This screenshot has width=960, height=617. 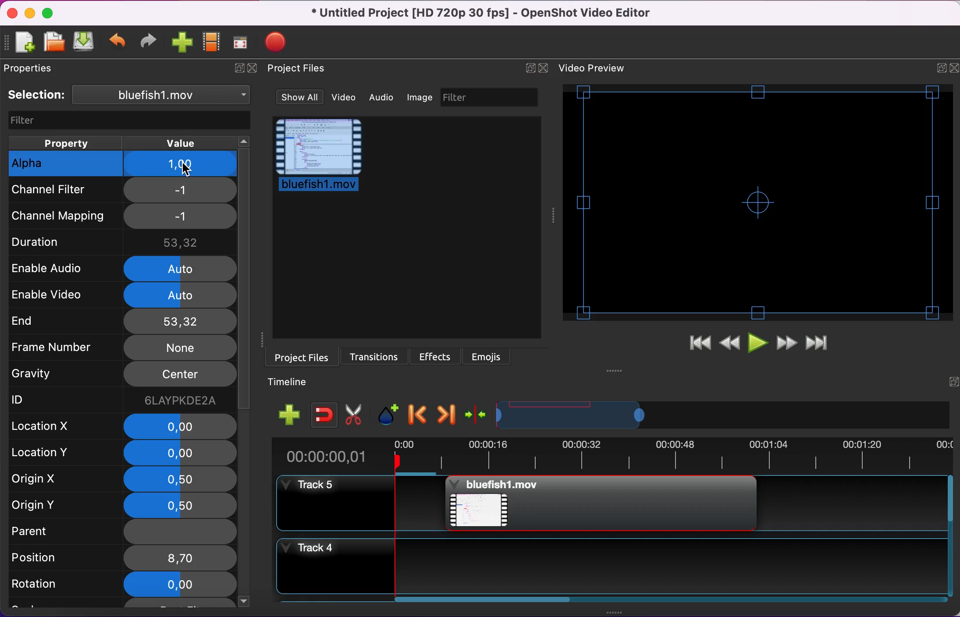 I want to click on close, so click(x=548, y=68).